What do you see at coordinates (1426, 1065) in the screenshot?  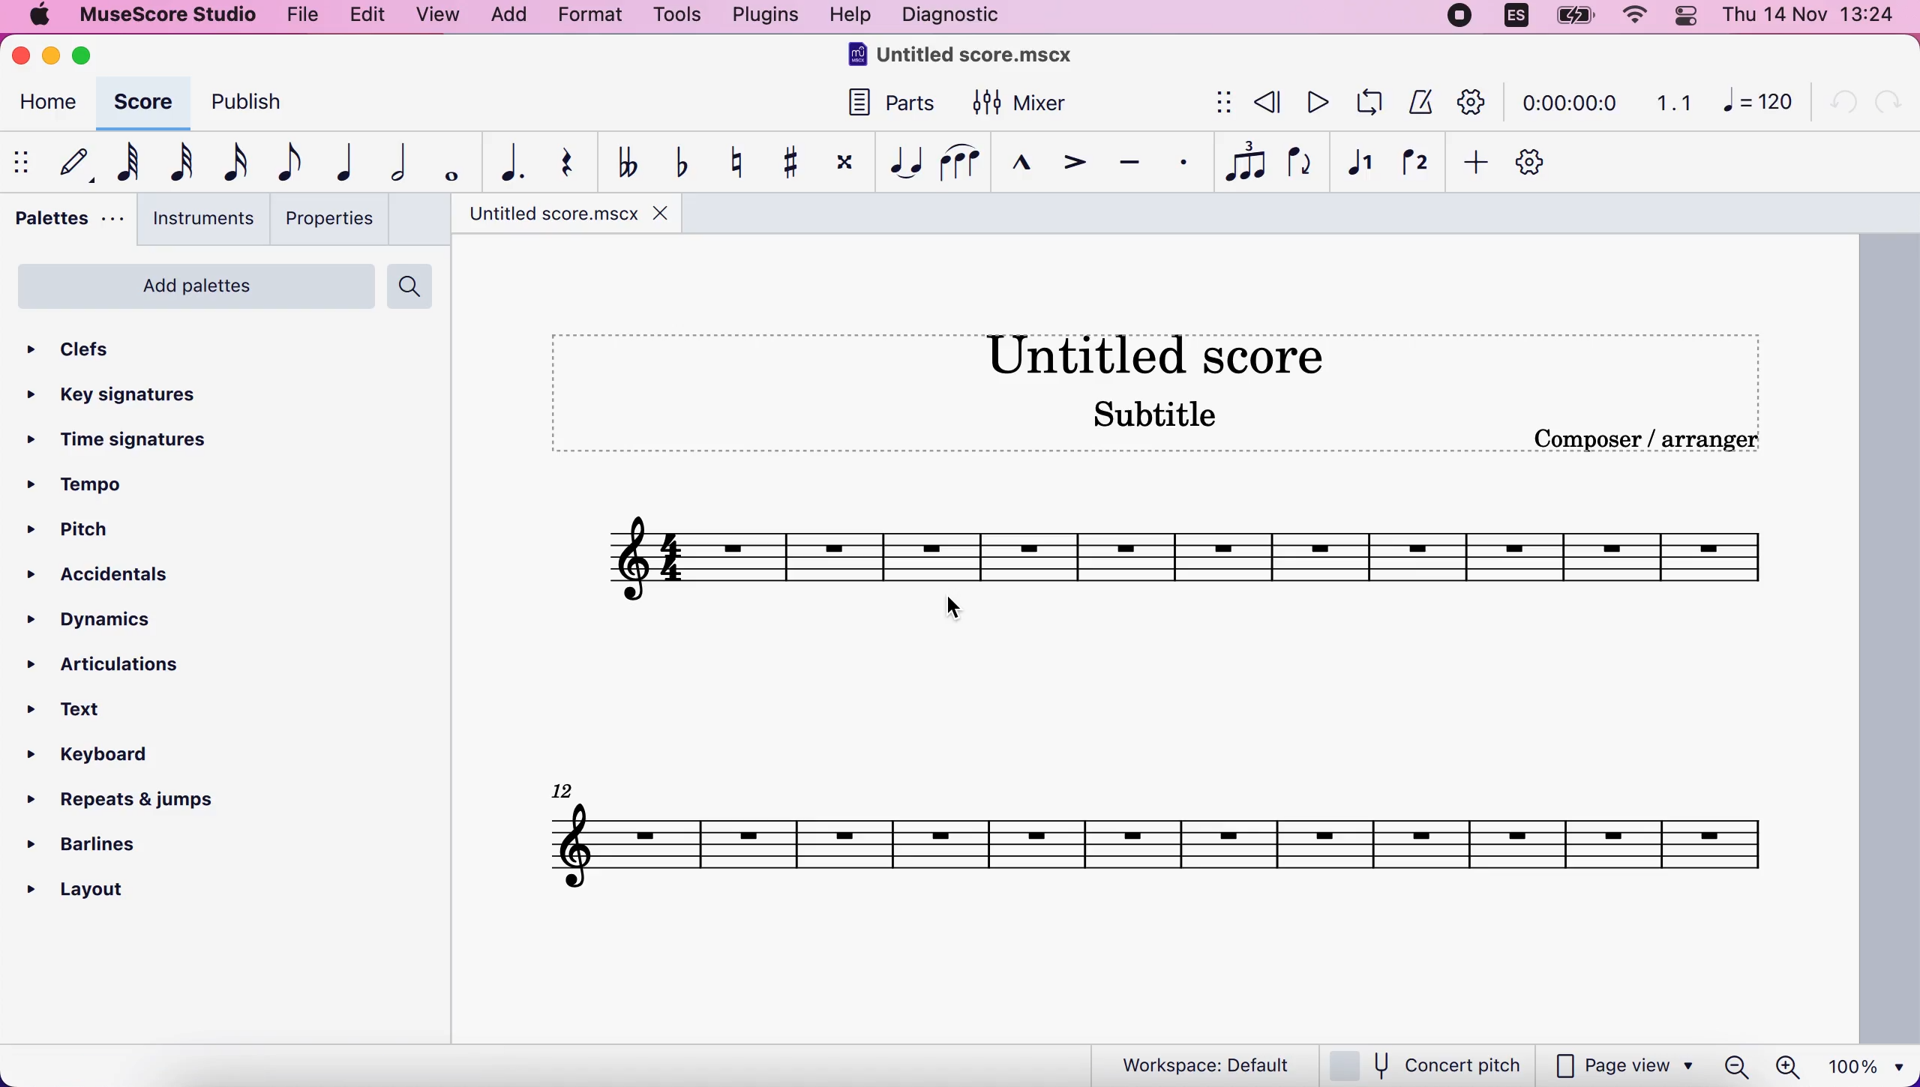 I see `concert pitch` at bounding box center [1426, 1065].